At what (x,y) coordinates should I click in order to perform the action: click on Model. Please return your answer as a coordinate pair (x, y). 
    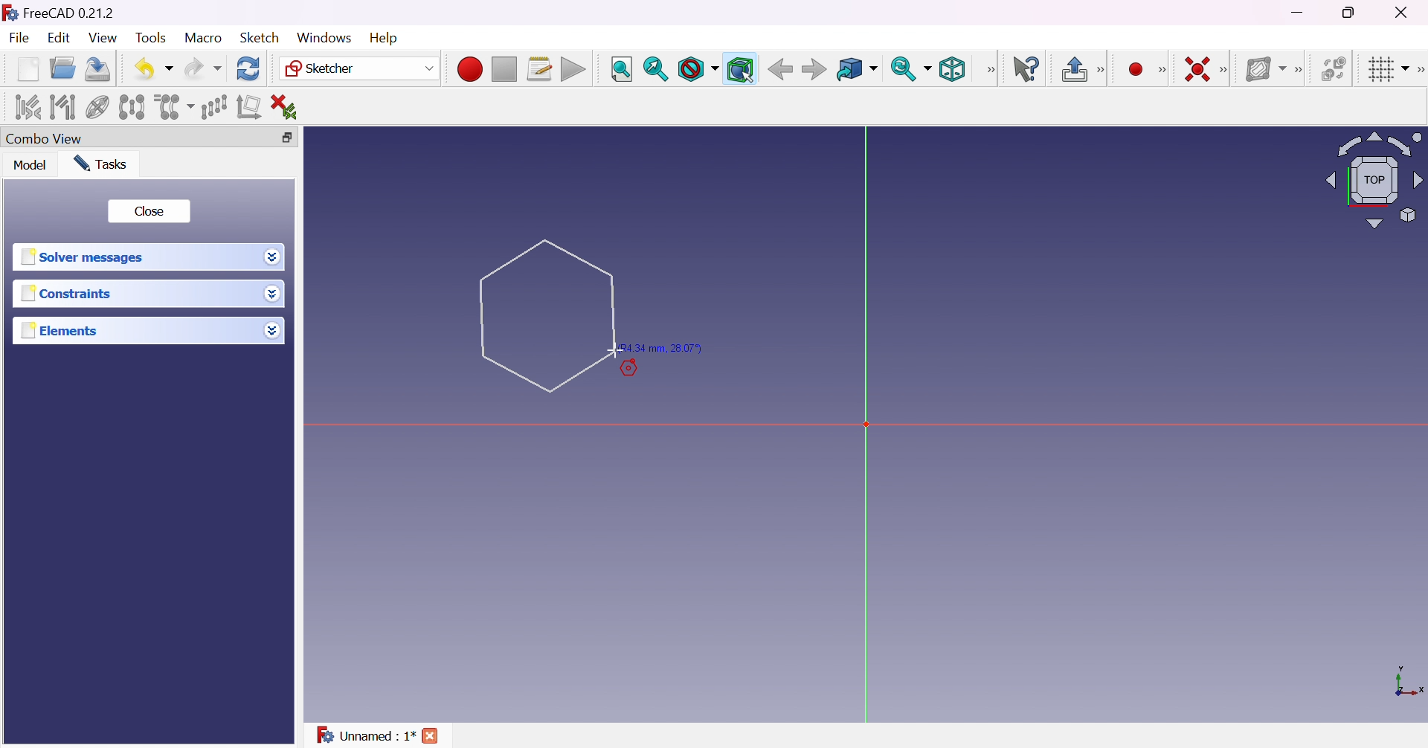
    Looking at the image, I should click on (31, 164).